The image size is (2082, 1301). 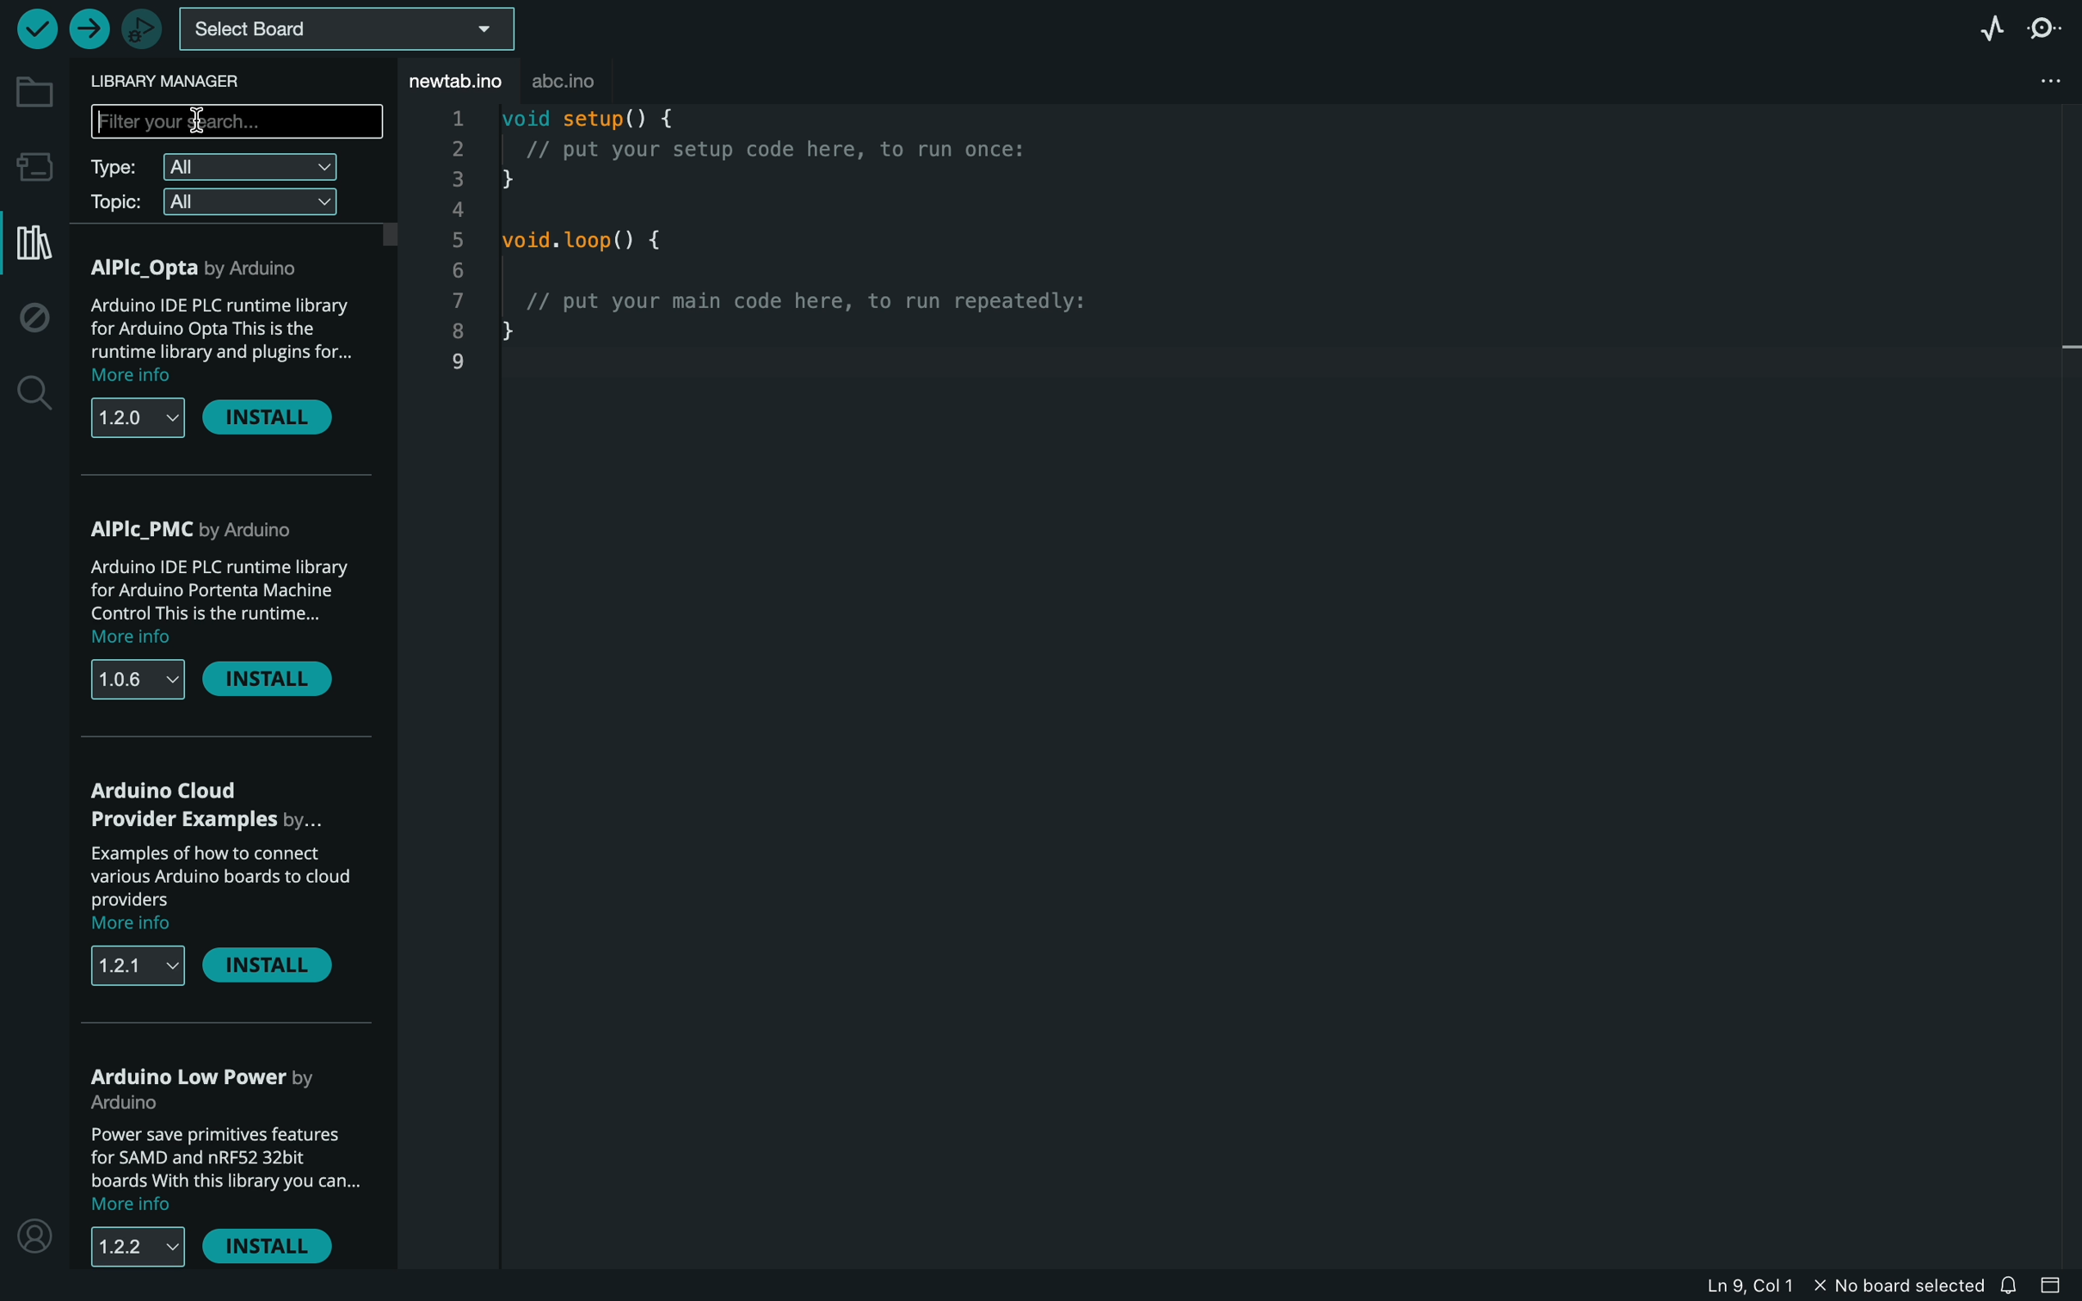 I want to click on versions, so click(x=138, y=678).